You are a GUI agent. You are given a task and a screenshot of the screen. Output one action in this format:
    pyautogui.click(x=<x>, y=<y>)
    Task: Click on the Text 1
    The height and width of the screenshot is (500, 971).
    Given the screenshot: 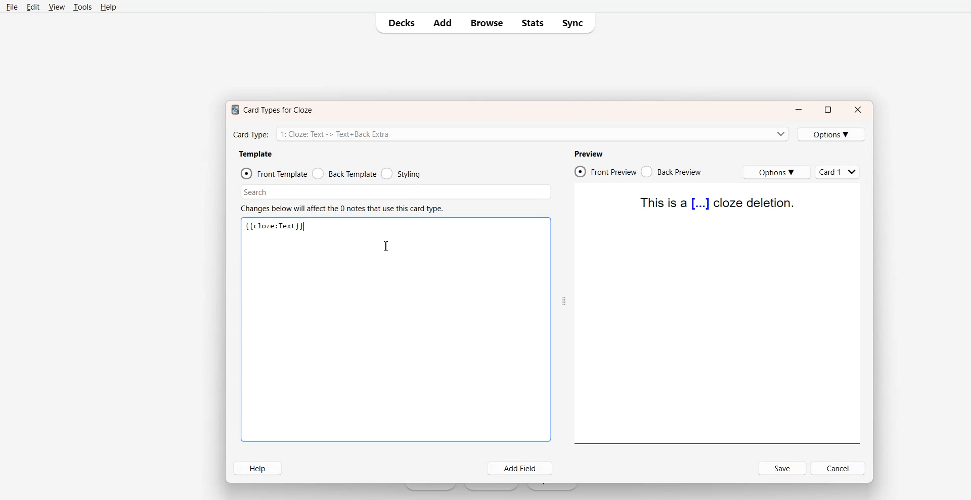 What is the action you would take?
    pyautogui.click(x=270, y=110)
    